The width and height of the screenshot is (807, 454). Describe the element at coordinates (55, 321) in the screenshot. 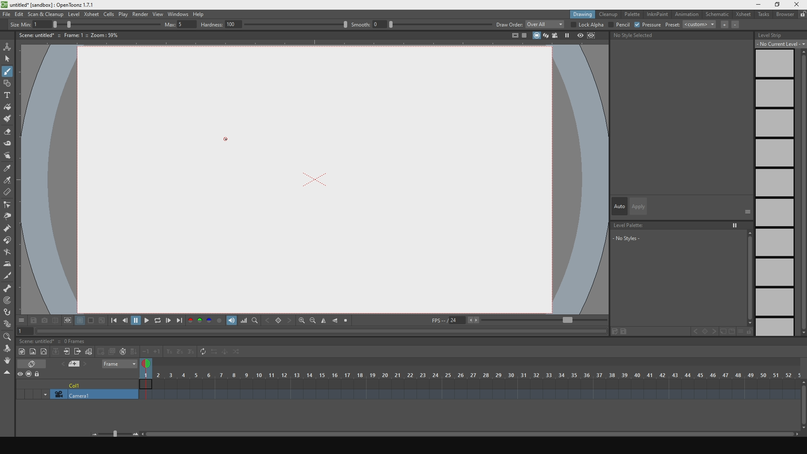

I see `compare with captures` at that location.